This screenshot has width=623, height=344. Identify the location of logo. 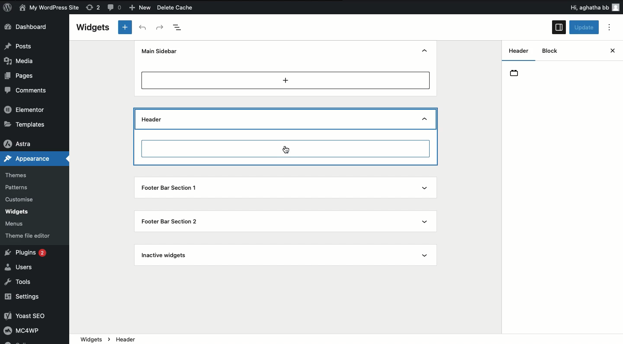
(6, 6).